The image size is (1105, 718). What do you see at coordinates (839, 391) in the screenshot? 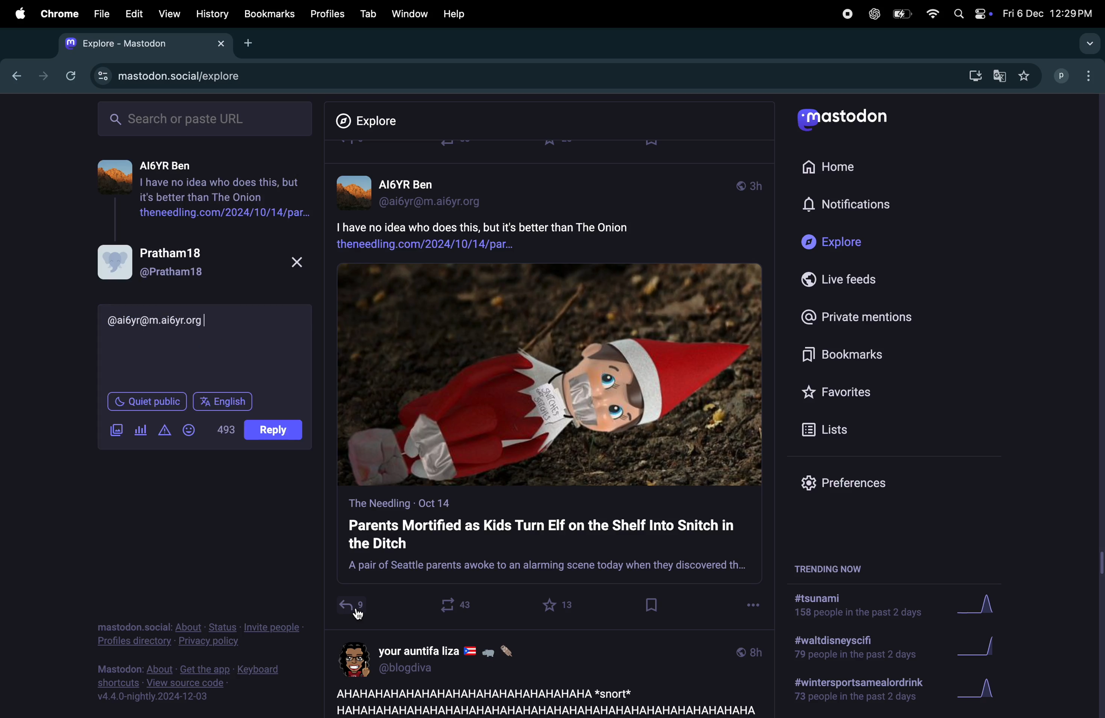
I see `Favourites` at bounding box center [839, 391].